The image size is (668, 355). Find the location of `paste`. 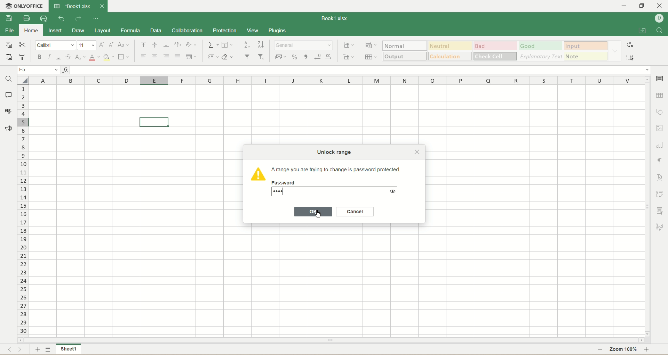

paste is located at coordinates (9, 58).